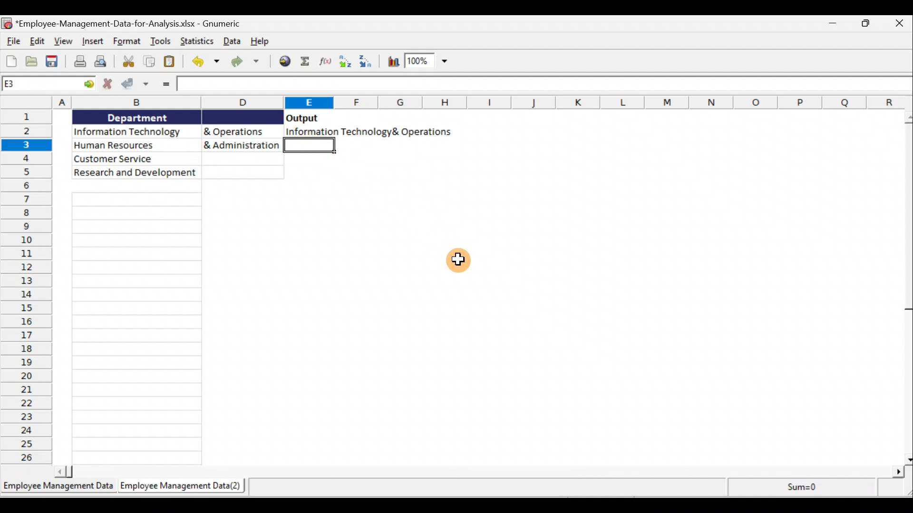 The width and height of the screenshot is (913, 513). What do you see at coordinates (483, 103) in the screenshot?
I see `Columns` at bounding box center [483, 103].